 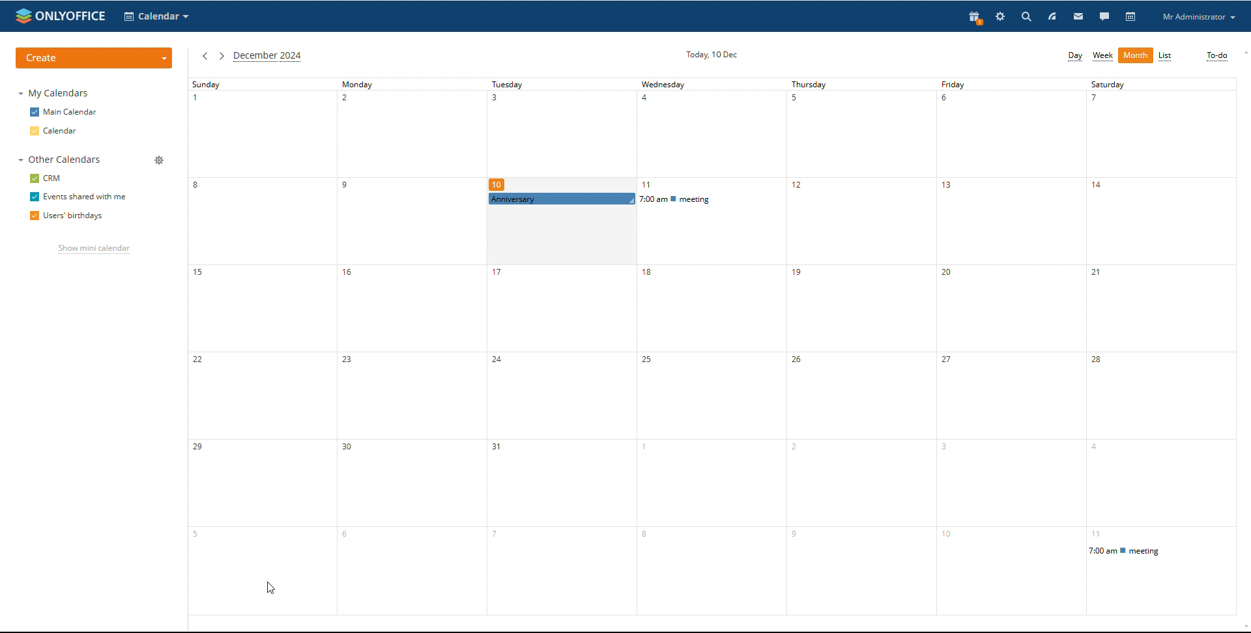 What do you see at coordinates (975, 17) in the screenshot?
I see `present` at bounding box center [975, 17].